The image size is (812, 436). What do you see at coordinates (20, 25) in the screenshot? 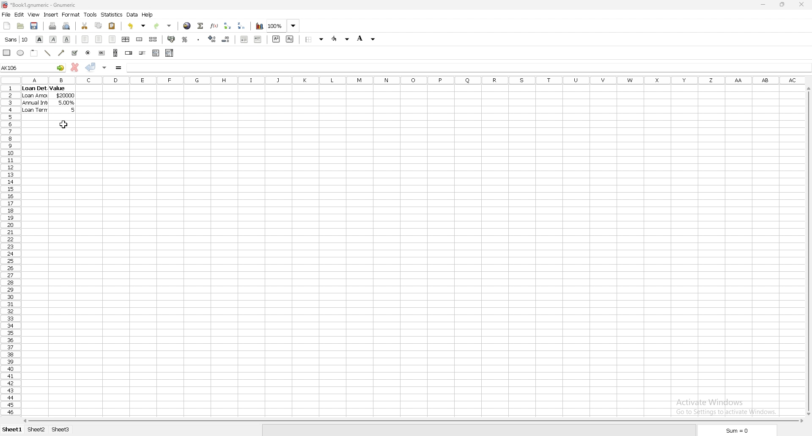
I see `open` at bounding box center [20, 25].